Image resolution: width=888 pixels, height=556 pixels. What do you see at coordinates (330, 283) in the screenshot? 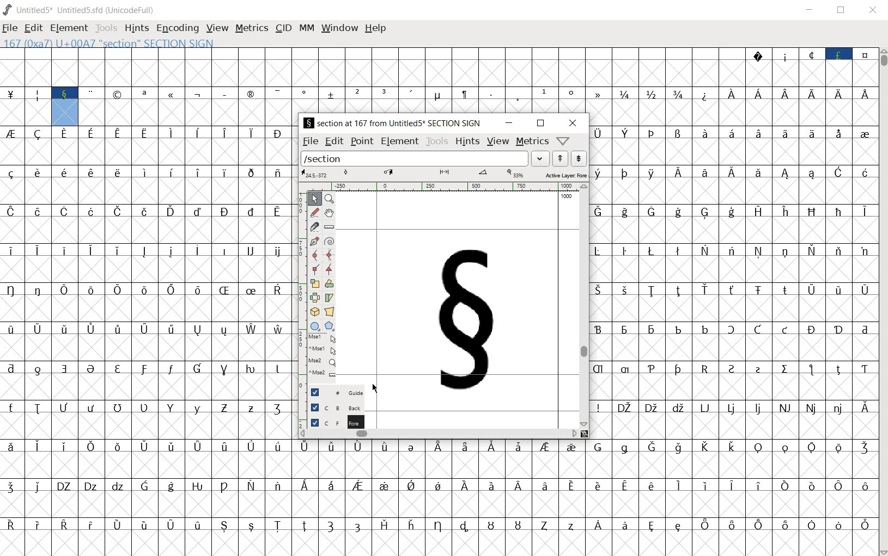
I see `Rotate the selection` at bounding box center [330, 283].